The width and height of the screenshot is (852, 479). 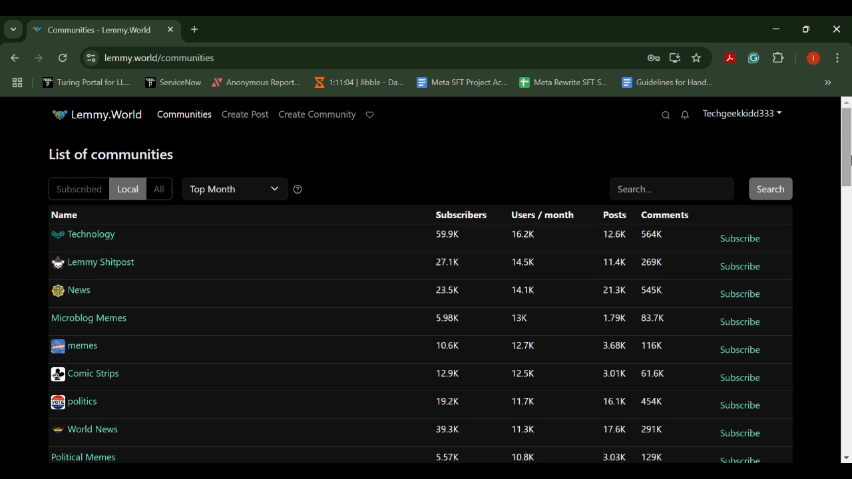 What do you see at coordinates (741, 378) in the screenshot?
I see `Subscribe` at bounding box center [741, 378].